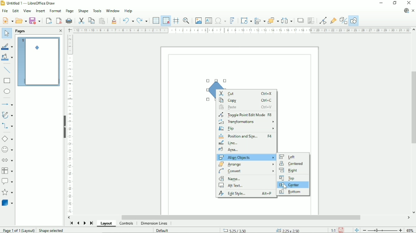  I want to click on Edit style, so click(246, 194).